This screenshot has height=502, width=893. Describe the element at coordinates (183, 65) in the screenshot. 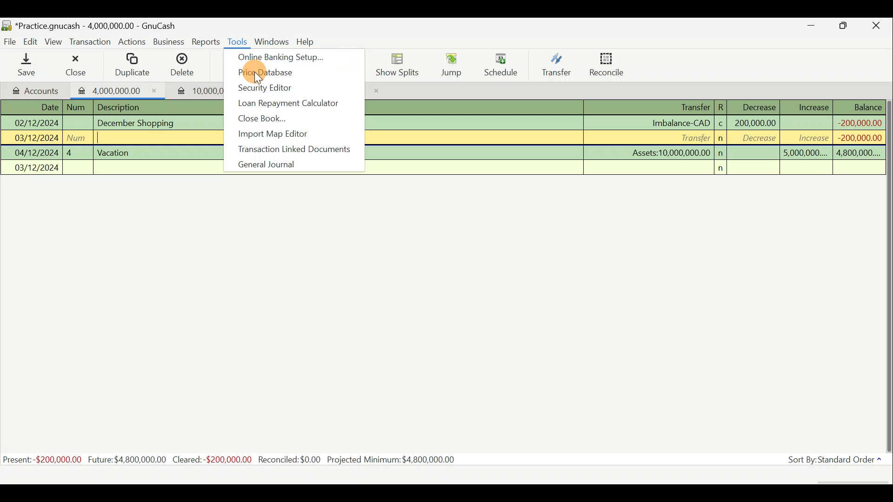

I see `Delete` at that location.